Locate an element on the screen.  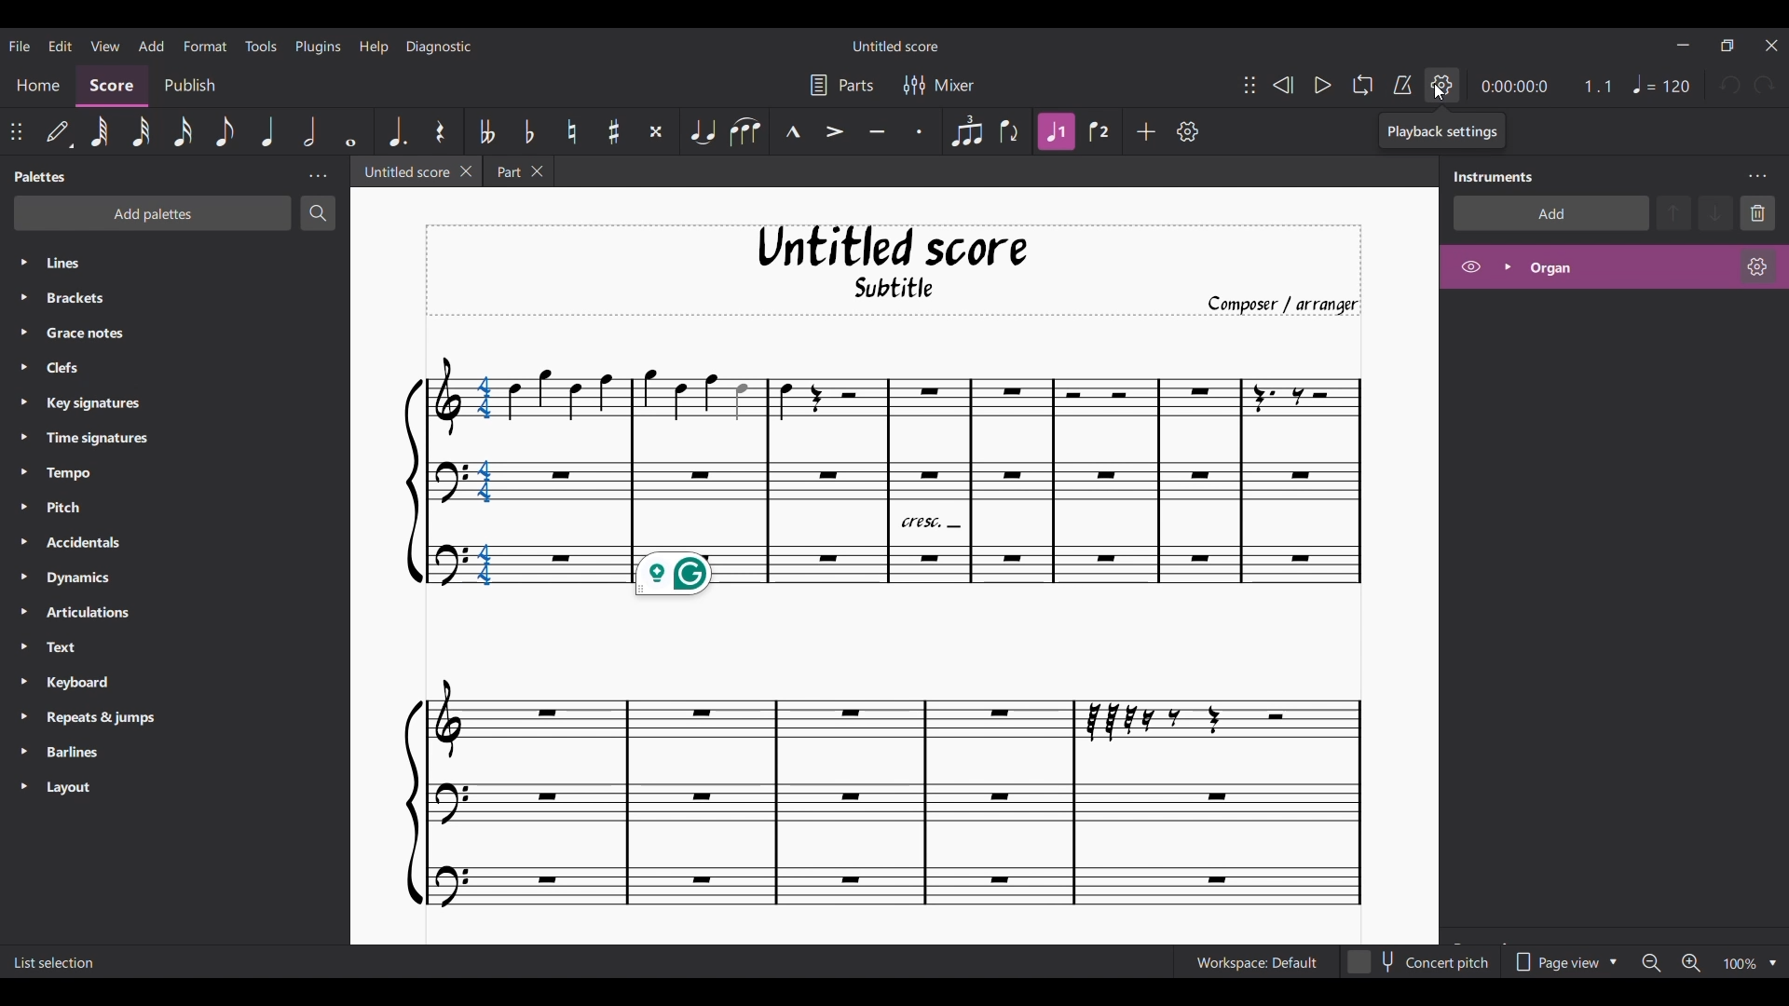
Default is located at coordinates (59, 131).